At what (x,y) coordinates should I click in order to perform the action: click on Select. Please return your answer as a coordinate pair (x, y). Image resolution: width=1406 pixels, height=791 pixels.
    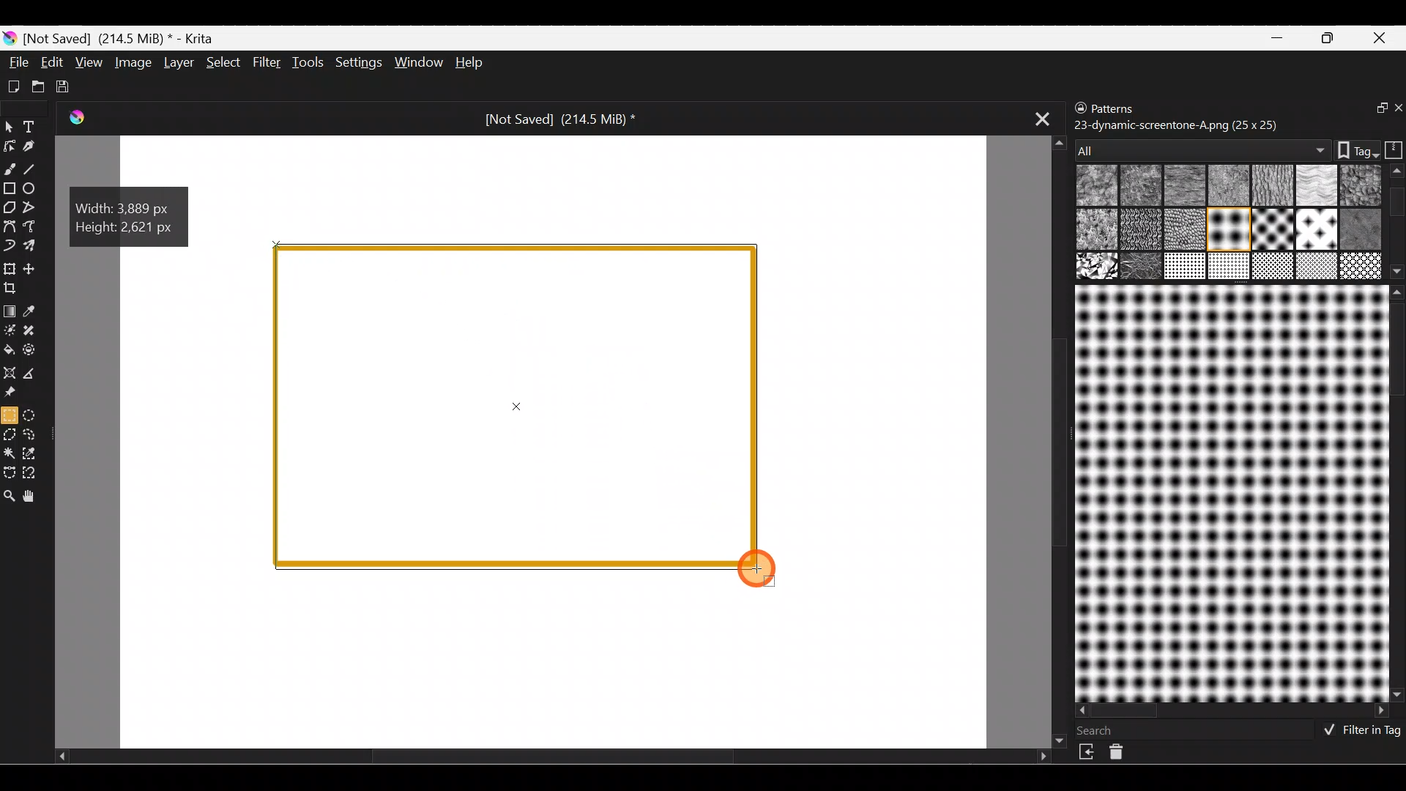
    Looking at the image, I should click on (224, 65).